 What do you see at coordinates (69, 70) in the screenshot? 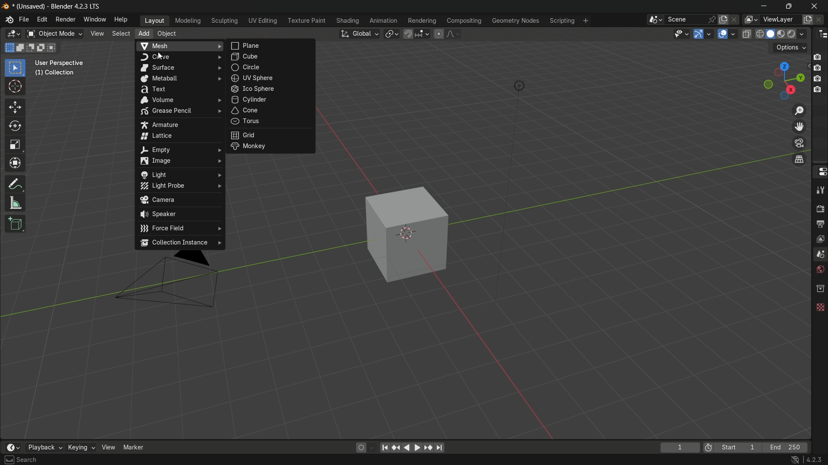
I see `user perspective (1) | collection` at bounding box center [69, 70].